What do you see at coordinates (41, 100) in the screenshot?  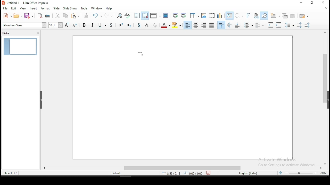 I see `close pane` at bounding box center [41, 100].